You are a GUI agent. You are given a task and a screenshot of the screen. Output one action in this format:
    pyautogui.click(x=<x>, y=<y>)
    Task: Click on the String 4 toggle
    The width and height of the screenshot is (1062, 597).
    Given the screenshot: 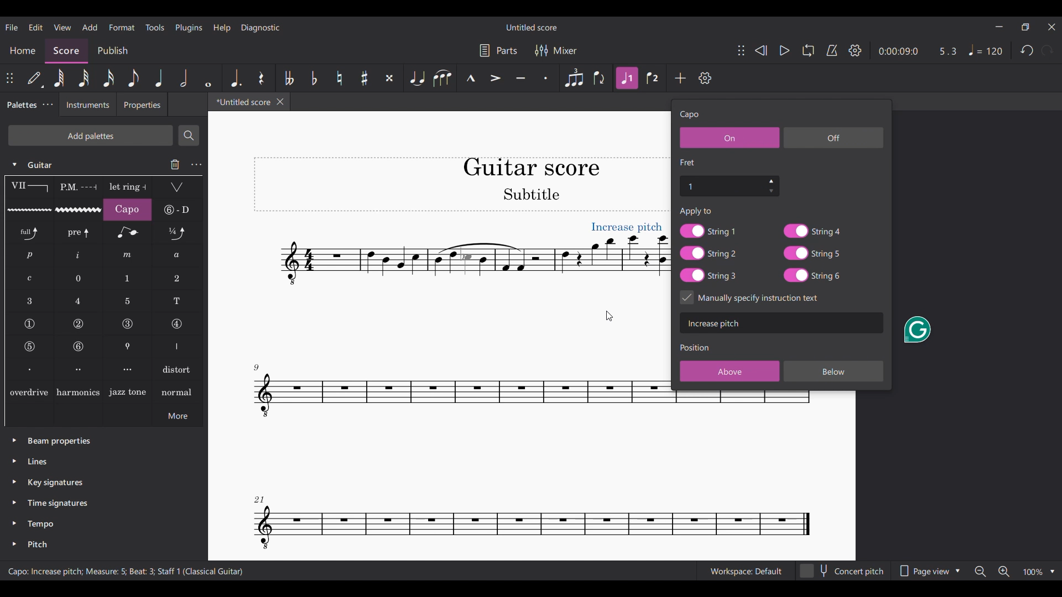 What is the action you would take?
    pyautogui.click(x=813, y=231)
    